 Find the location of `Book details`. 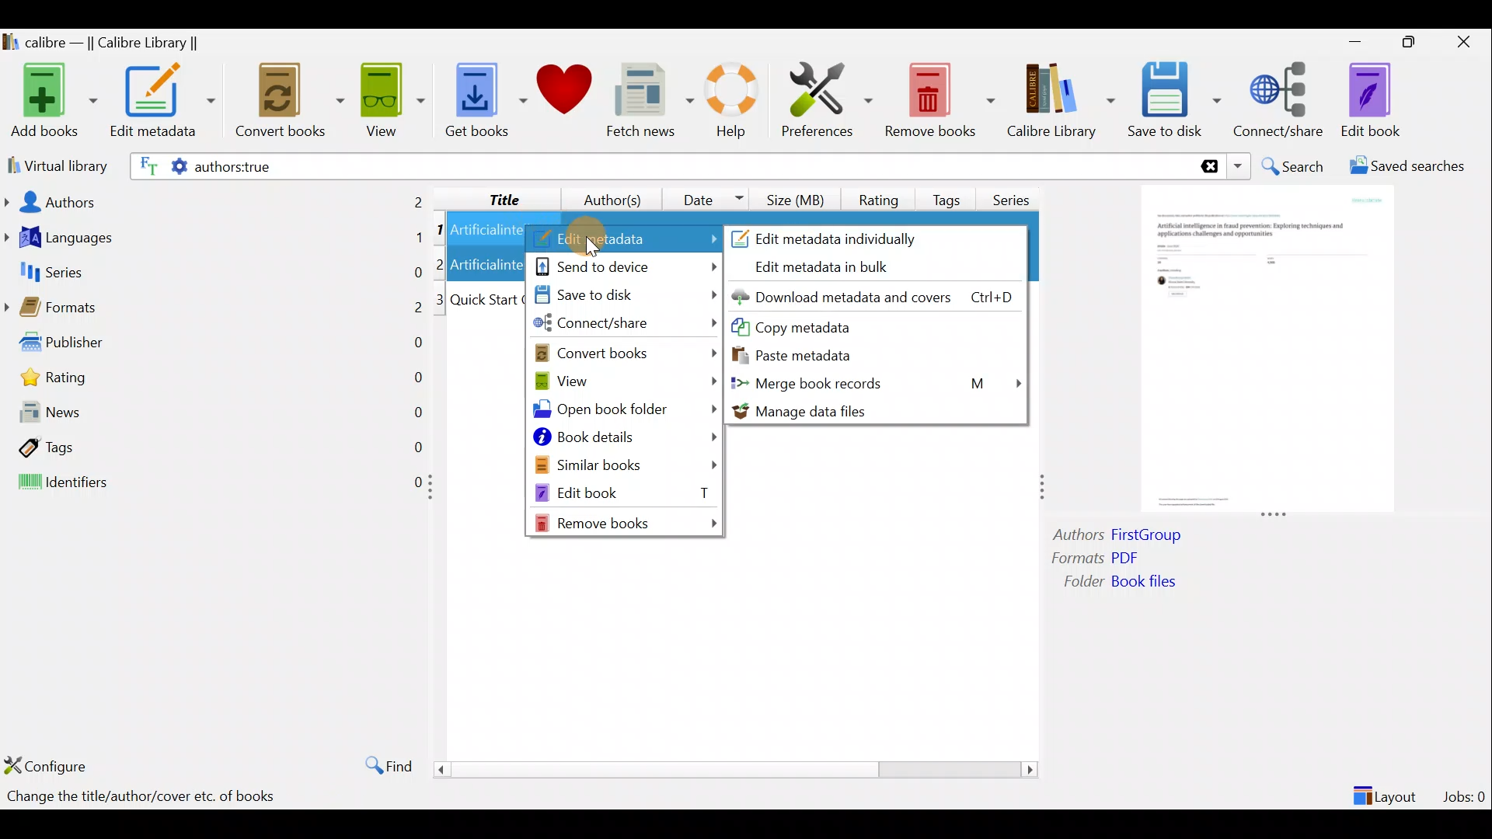

Book details is located at coordinates (624, 440).